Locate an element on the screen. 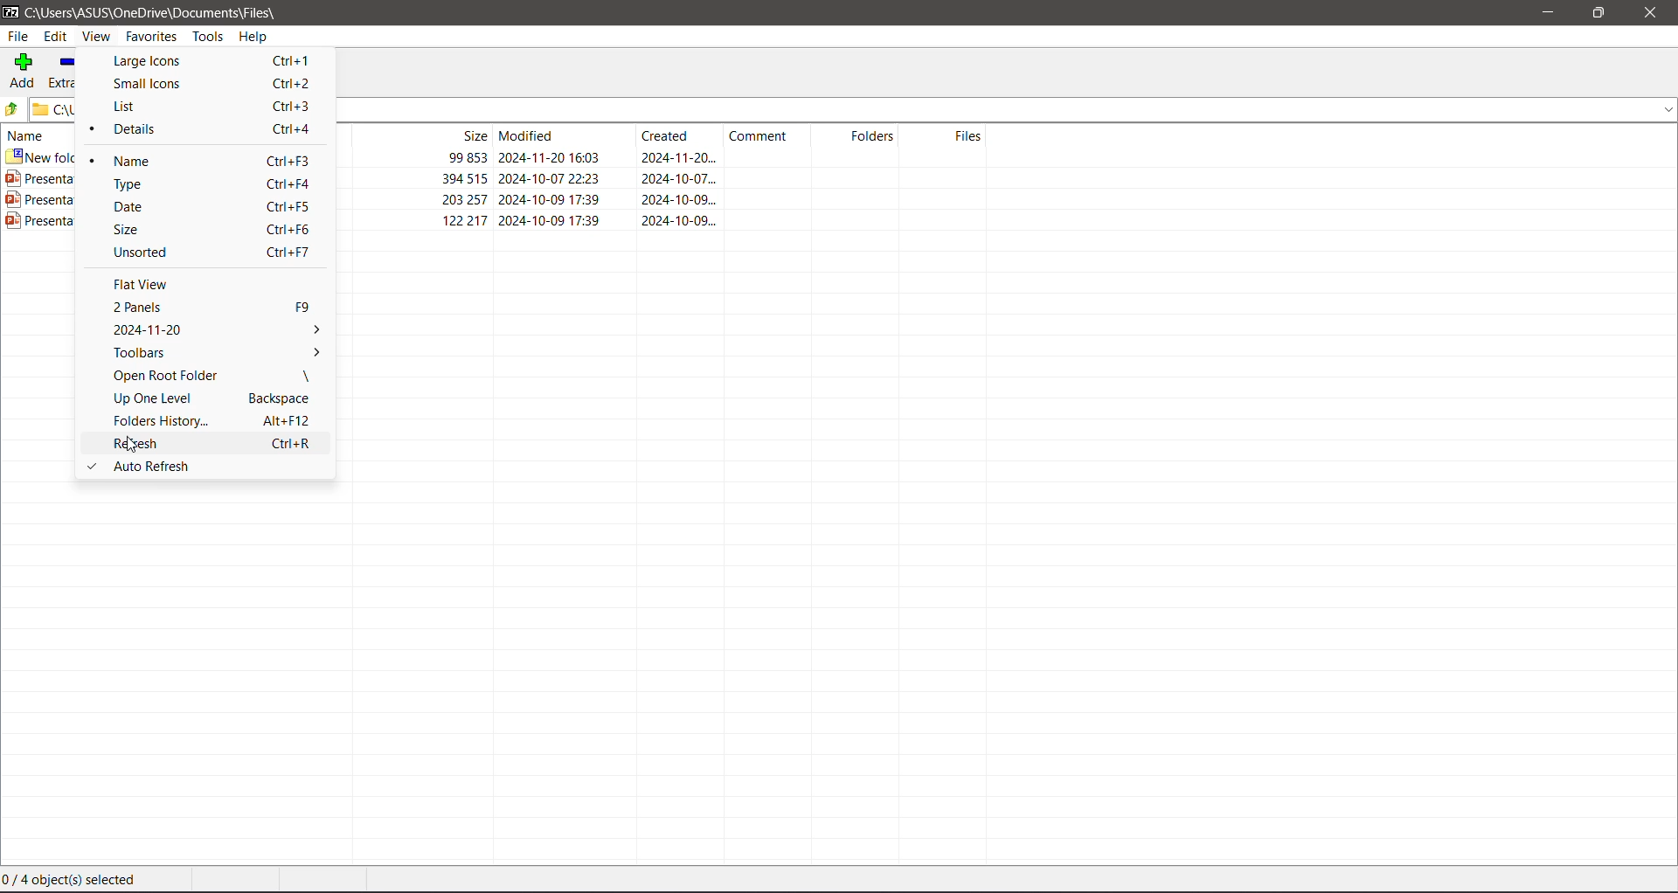 This screenshot has height=893, width=1678. Restore Down is located at coordinates (1597, 13).